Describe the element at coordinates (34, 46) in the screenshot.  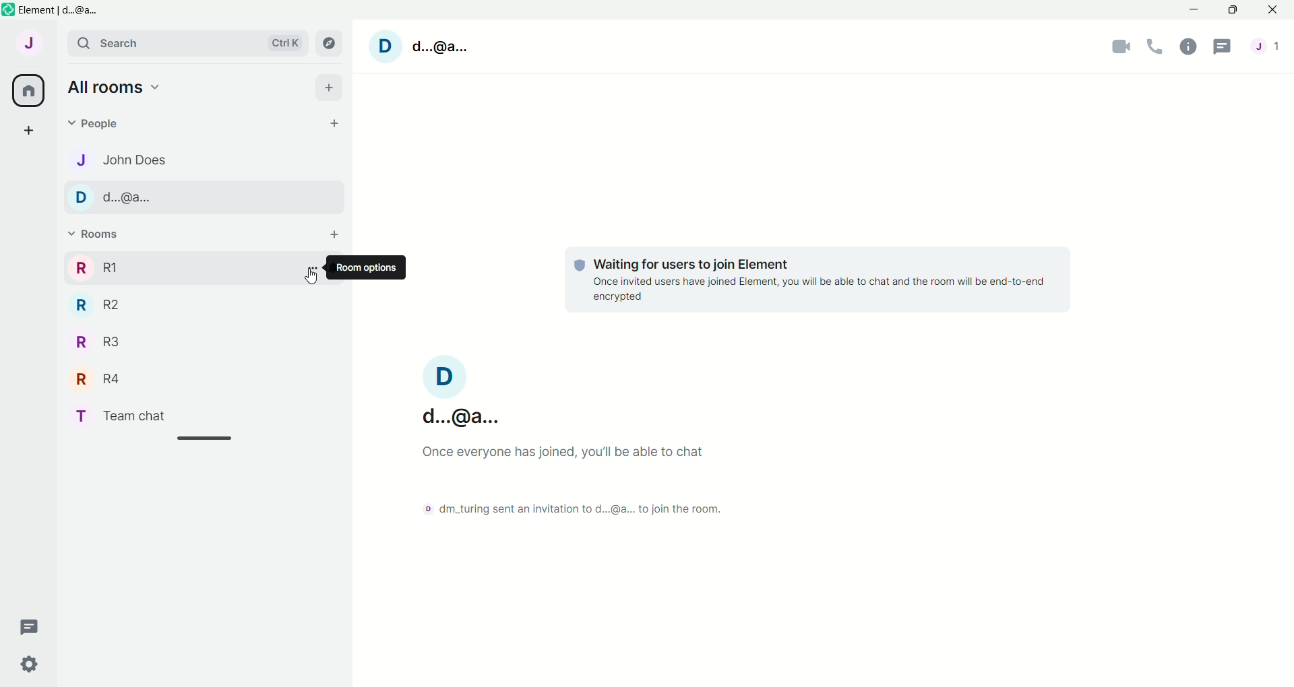
I see `J` at that location.